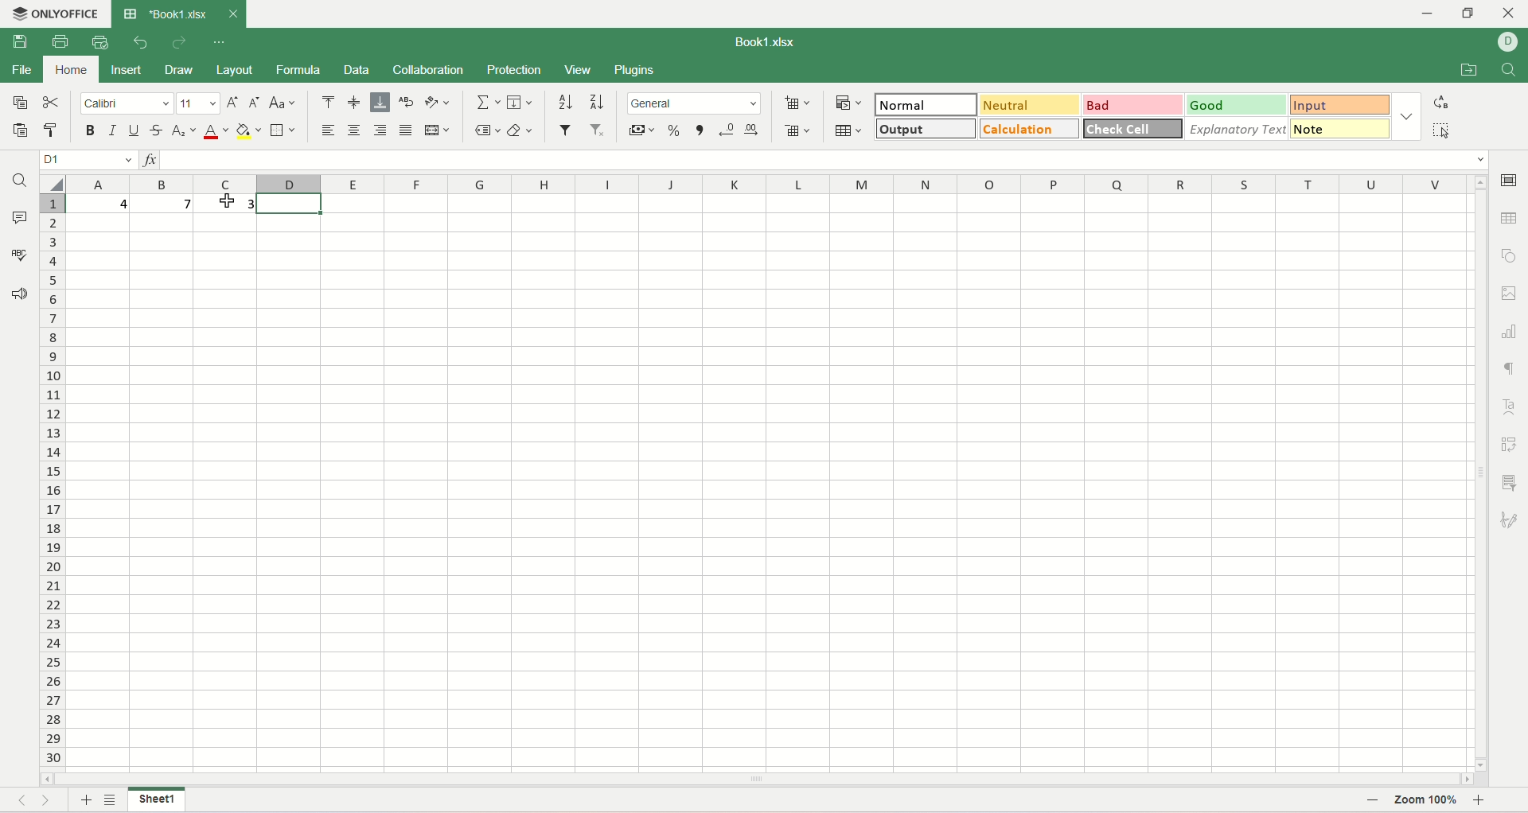 The height and width of the screenshot is (813, 1528). I want to click on signature settings, so click(1513, 520).